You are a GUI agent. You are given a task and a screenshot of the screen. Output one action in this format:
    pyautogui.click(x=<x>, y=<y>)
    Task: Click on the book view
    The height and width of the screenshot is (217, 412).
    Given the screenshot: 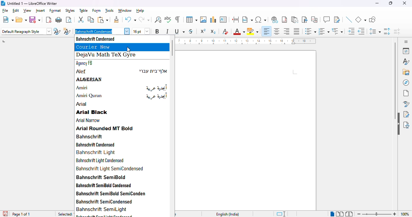 What is the action you would take?
    pyautogui.click(x=350, y=214)
    